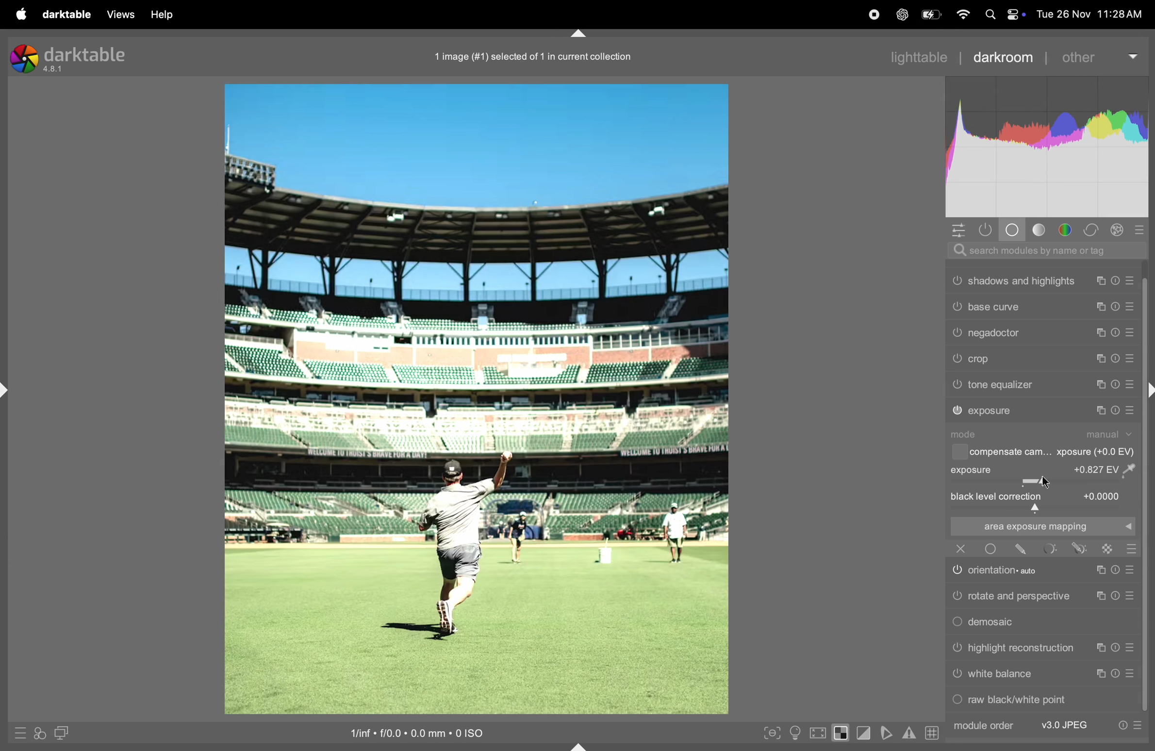  I want to click on help, so click(165, 15).